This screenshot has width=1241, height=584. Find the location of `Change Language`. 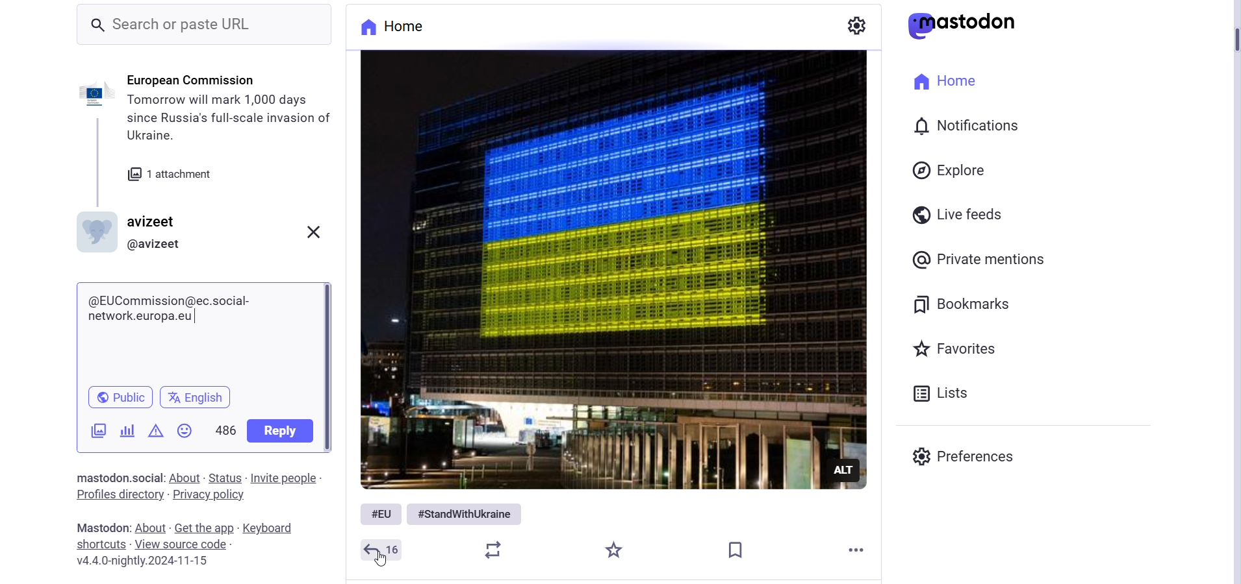

Change Language is located at coordinates (199, 396).